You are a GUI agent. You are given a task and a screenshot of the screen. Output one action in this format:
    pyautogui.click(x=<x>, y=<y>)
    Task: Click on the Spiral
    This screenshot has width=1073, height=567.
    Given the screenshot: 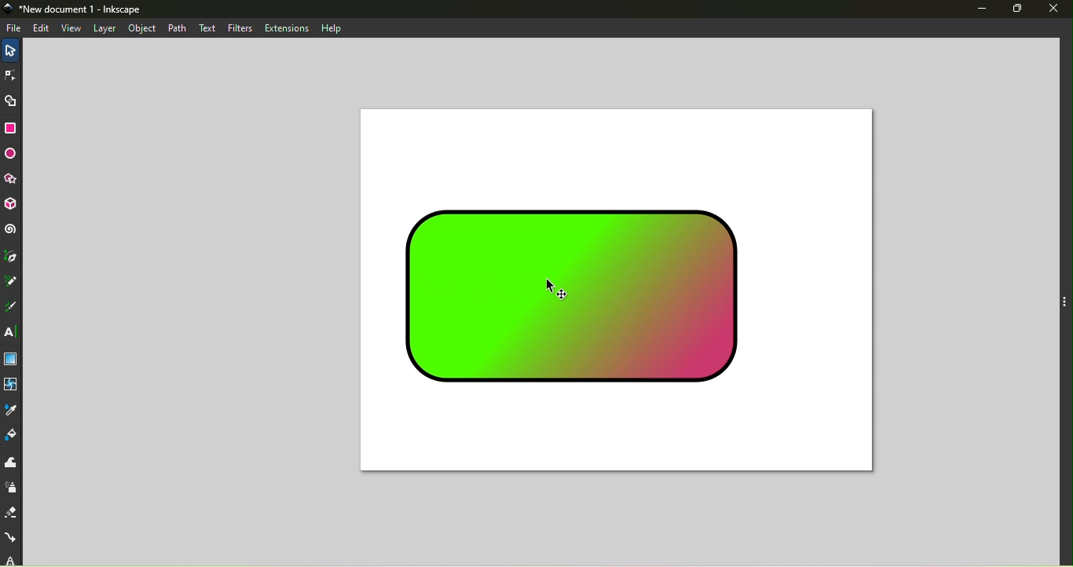 What is the action you would take?
    pyautogui.click(x=13, y=230)
    